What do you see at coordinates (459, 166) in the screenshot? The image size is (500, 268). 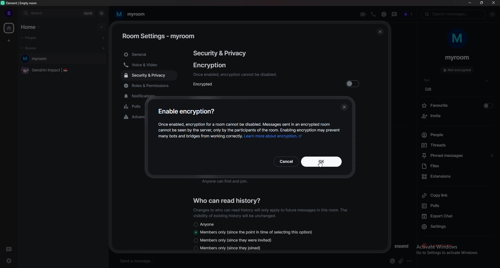 I see `files` at bounding box center [459, 166].